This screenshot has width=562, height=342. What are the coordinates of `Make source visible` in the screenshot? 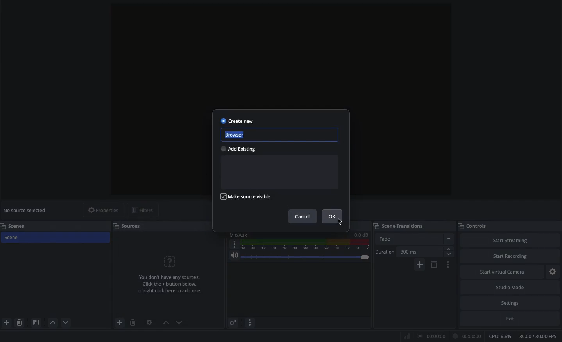 It's located at (248, 196).